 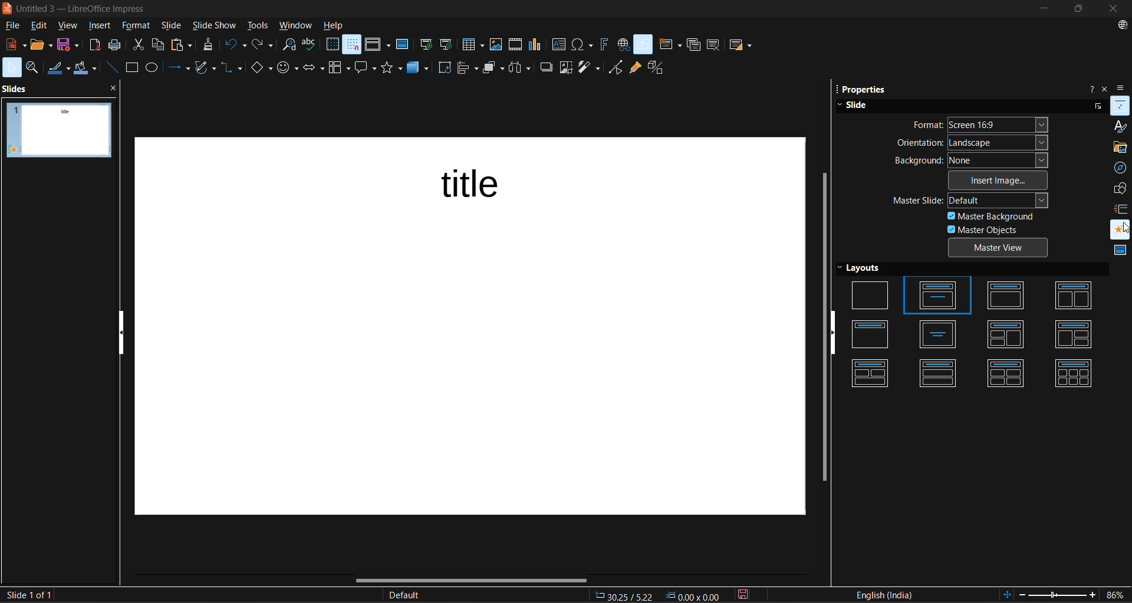 I want to click on insert fontwork text, so click(x=604, y=44).